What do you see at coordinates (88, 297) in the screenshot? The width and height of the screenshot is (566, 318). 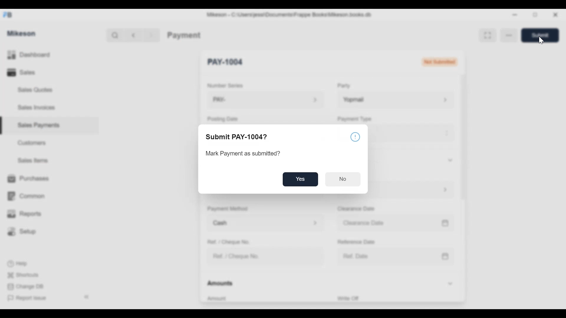 I see `Collapse` at bounding box center [88, 297].